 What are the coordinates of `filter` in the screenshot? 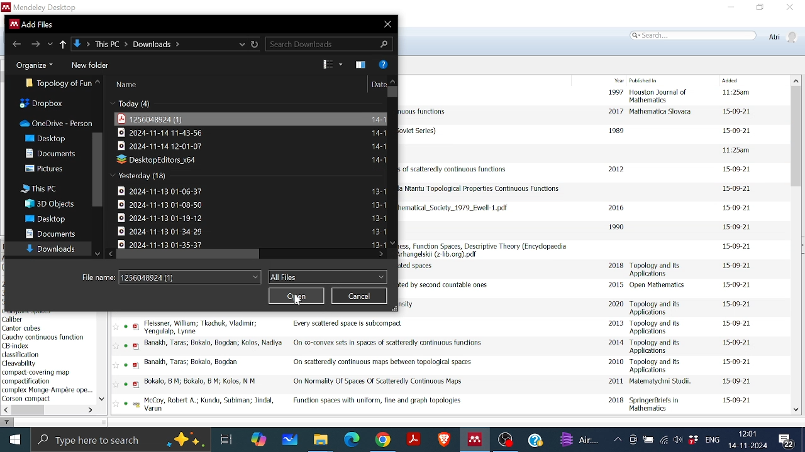 It's located at (7, 422).